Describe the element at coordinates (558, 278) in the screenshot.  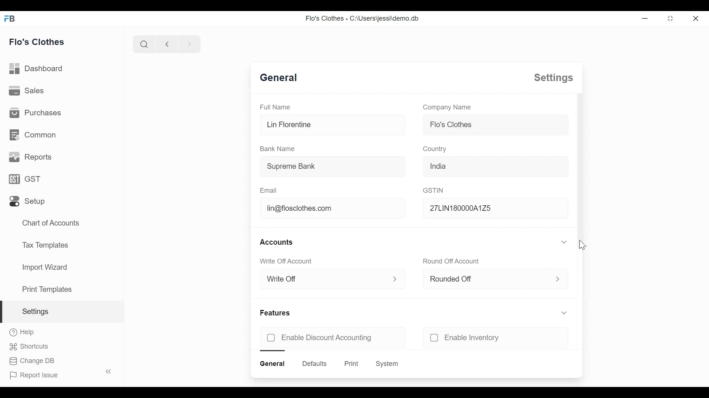
I see `Expand` at that location.